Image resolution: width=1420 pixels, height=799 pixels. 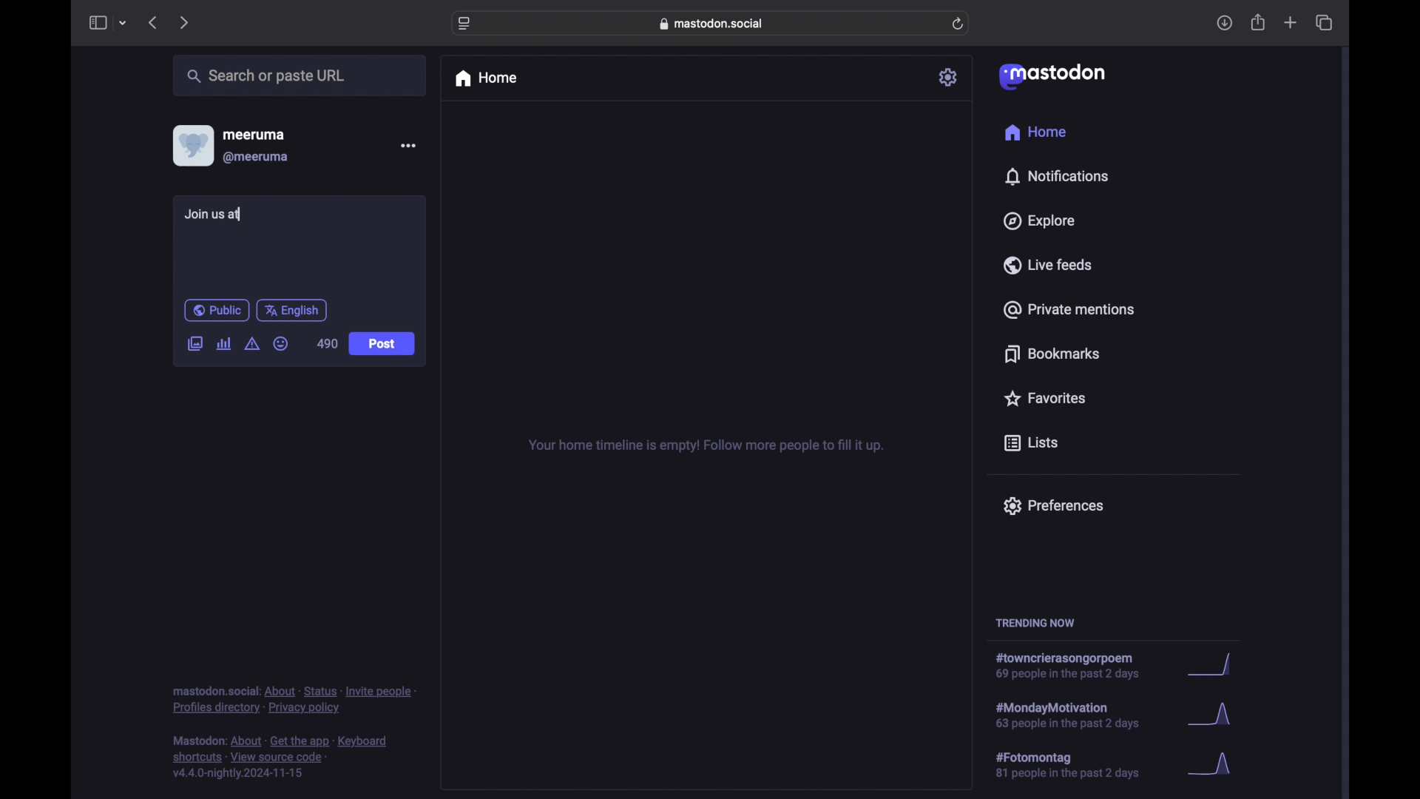 I want to click on share, so click(x=1259, y=23).